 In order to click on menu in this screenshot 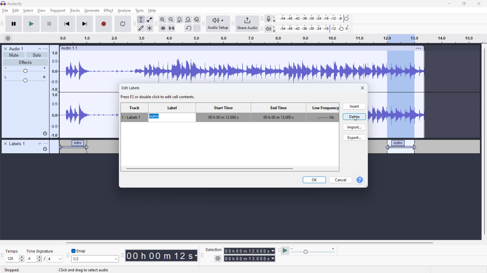, I will do `click(46, 49)`.